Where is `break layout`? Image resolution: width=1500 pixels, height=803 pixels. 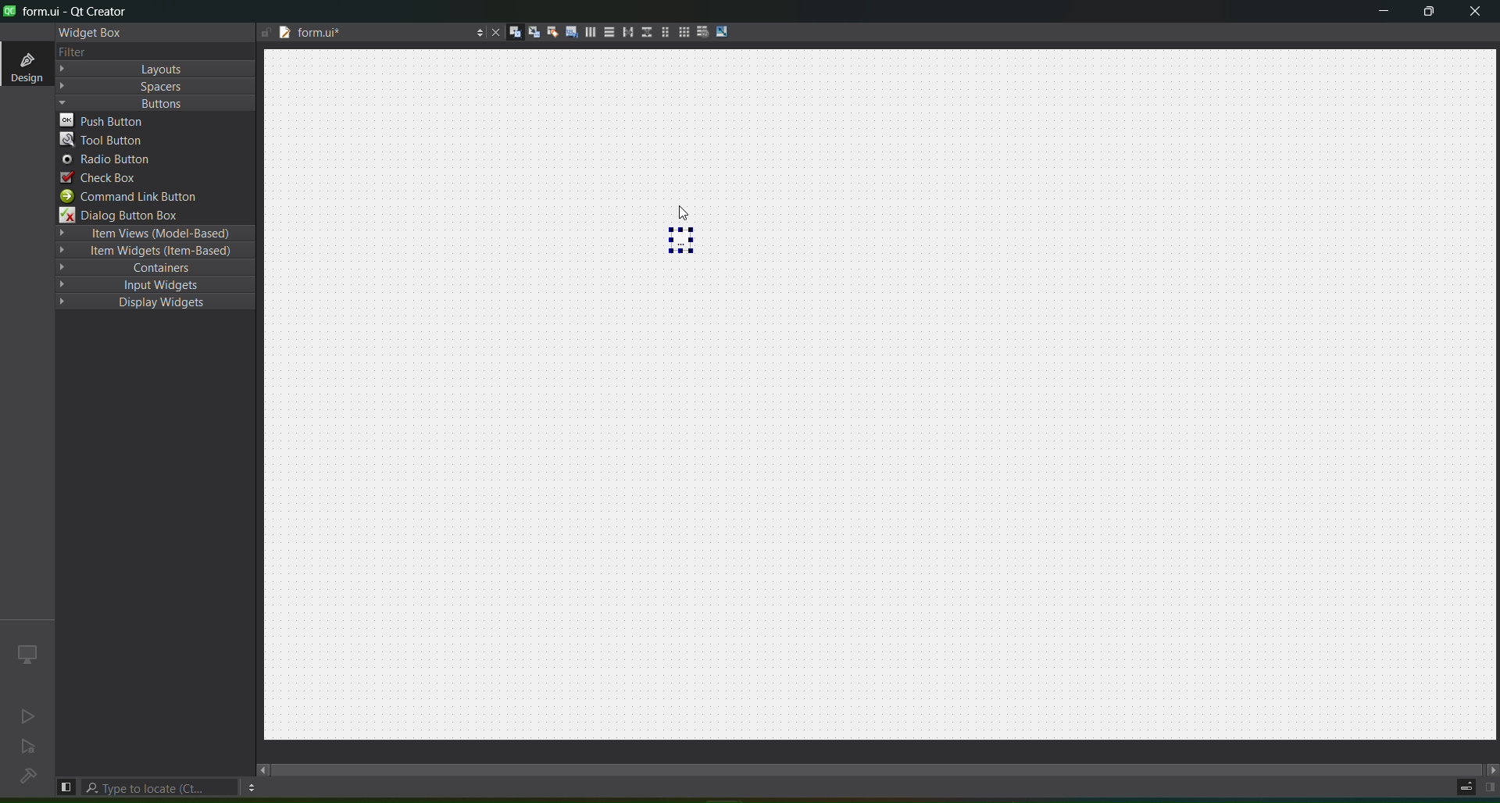 break layout is located at coordinates (702, 30).